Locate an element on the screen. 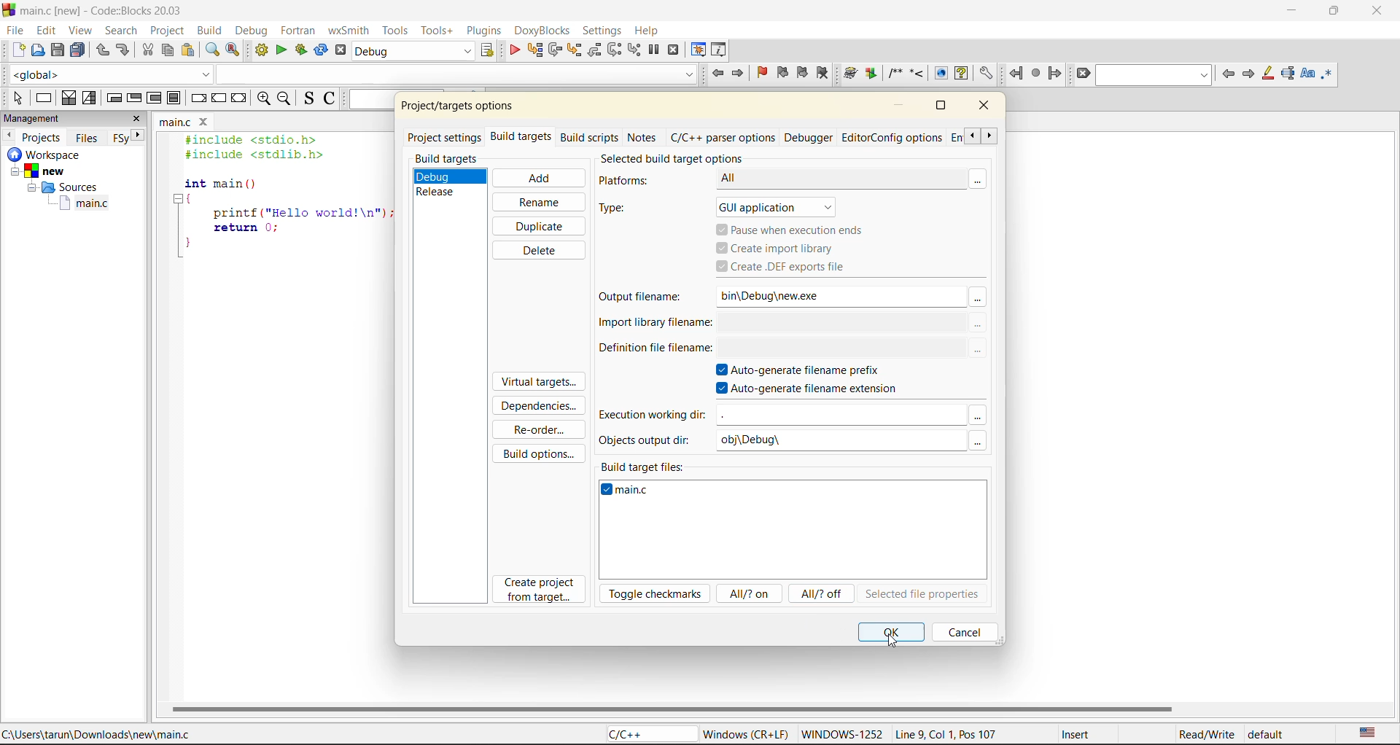  toggle bookmark is located at coordinates (763, 72).